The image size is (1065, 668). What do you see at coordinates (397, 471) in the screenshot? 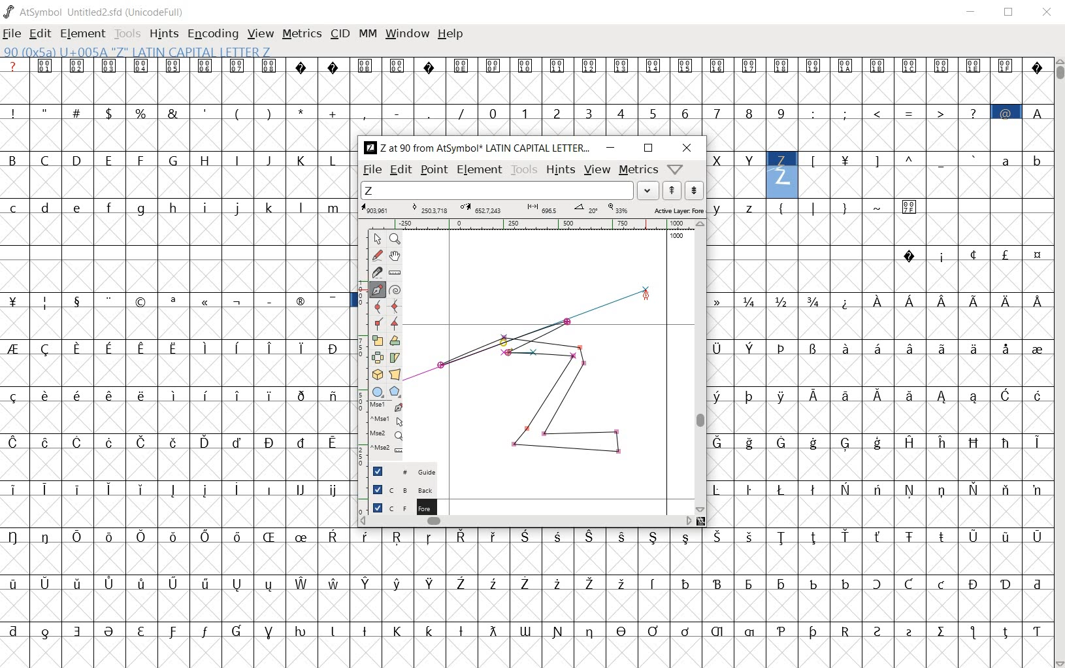
I see `Guide` at bounding box center [397, 471].